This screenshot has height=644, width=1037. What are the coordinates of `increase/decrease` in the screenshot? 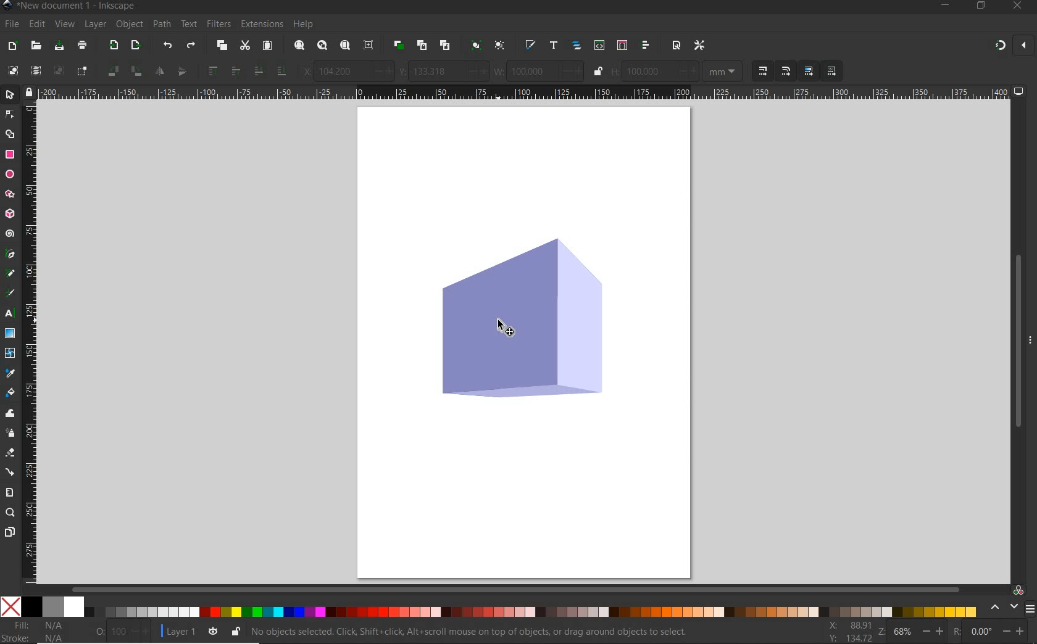 It's located at (686, 71).